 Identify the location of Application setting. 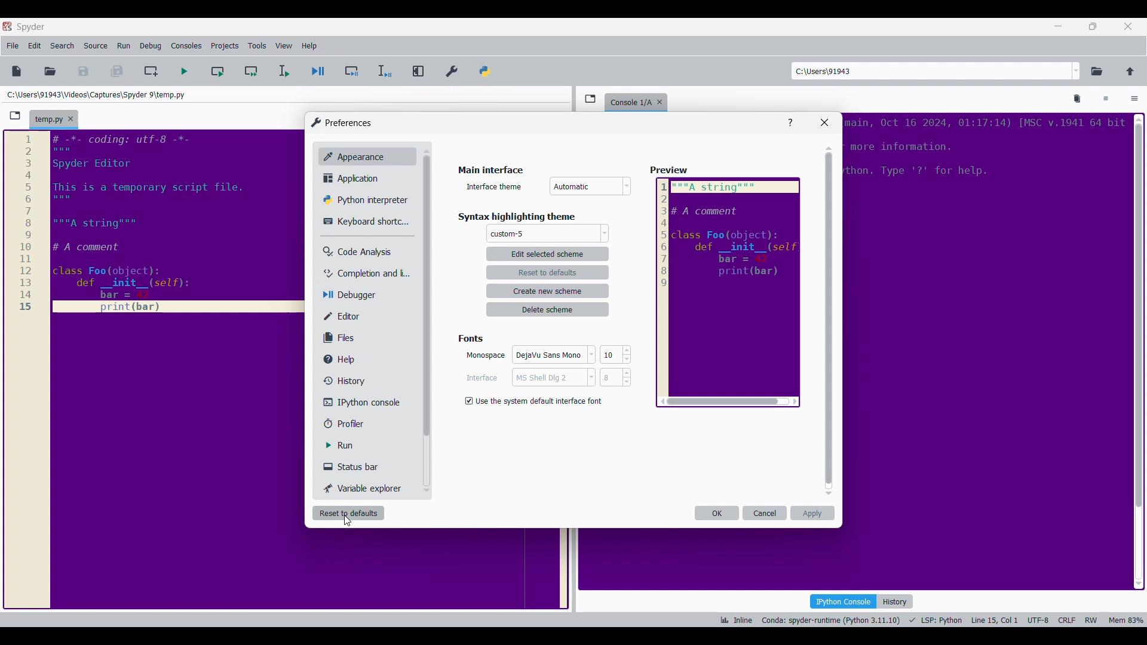
(368, 178).